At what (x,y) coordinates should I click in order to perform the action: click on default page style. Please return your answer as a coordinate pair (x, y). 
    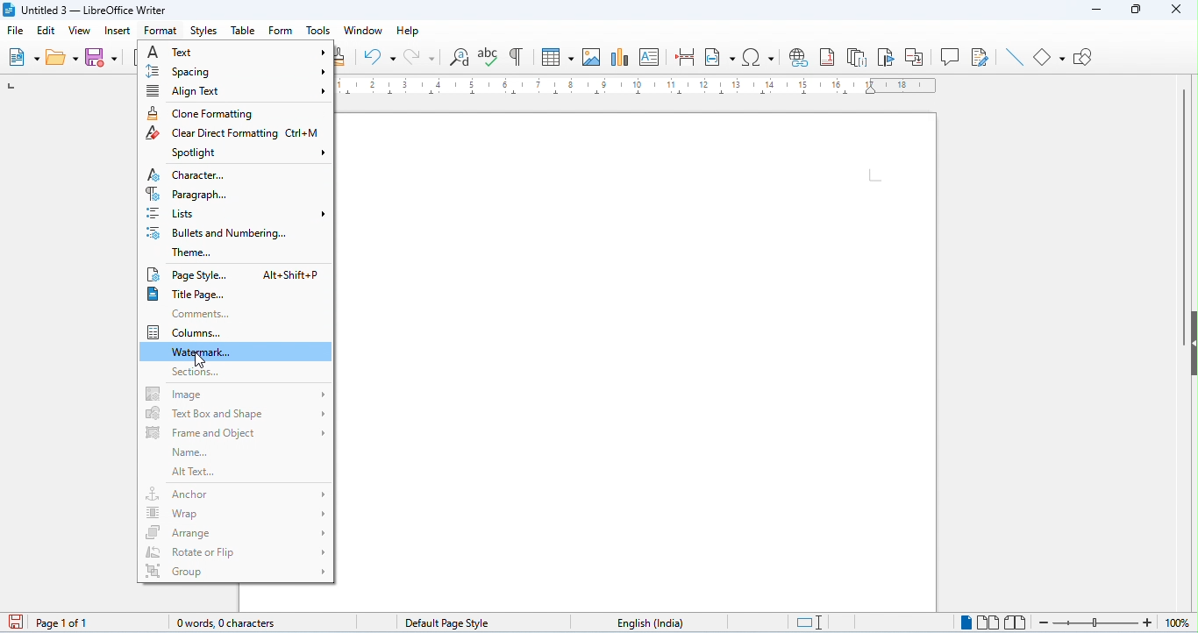
    Looking at the image, I should click on (438, 621).